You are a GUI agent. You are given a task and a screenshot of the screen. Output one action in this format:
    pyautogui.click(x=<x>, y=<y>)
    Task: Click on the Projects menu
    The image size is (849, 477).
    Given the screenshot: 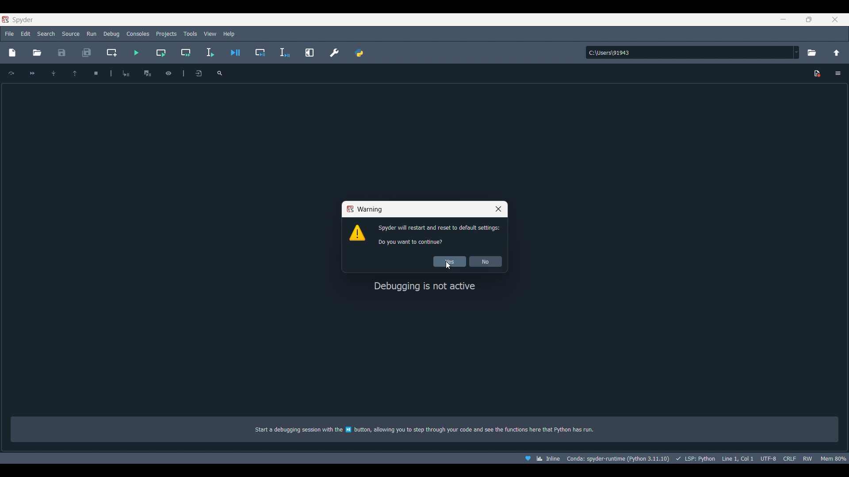 What is the action you would take?
    pyautogui.click(x=166, y=34)
    